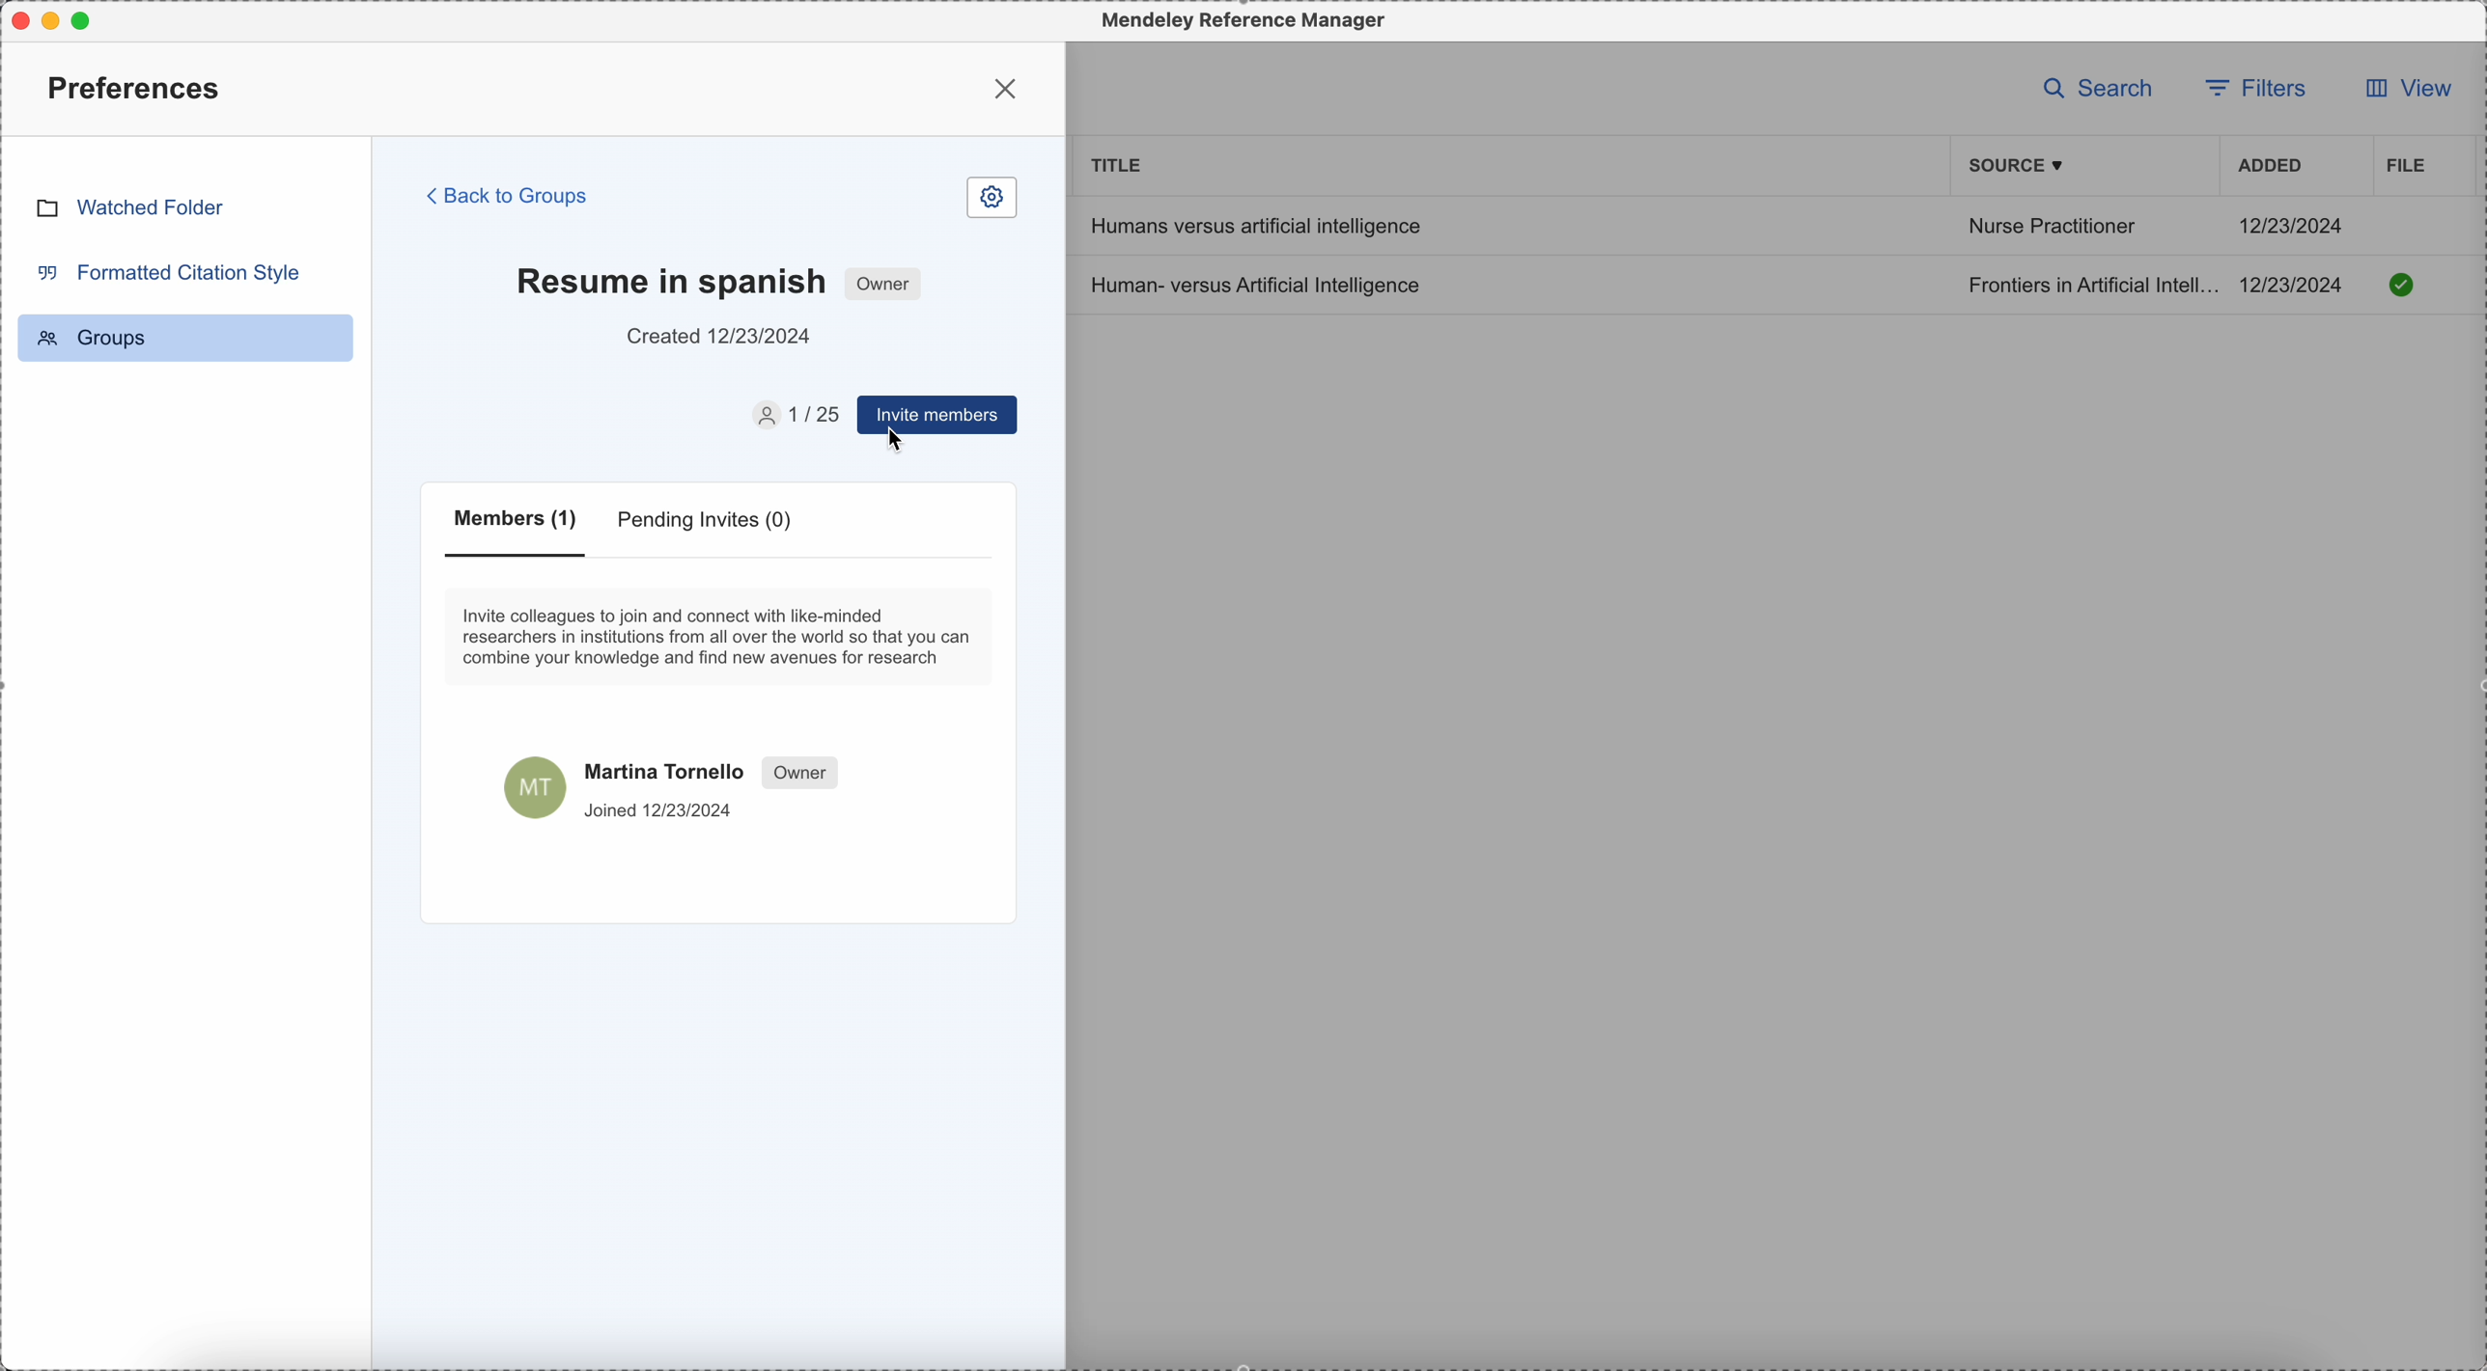 The height and width of the screenshot is (1371, 2487). What do you see at coordinates (2298, 285) in the screenshot?
I see `12/23/2024` at bounding box center [2298, 285].